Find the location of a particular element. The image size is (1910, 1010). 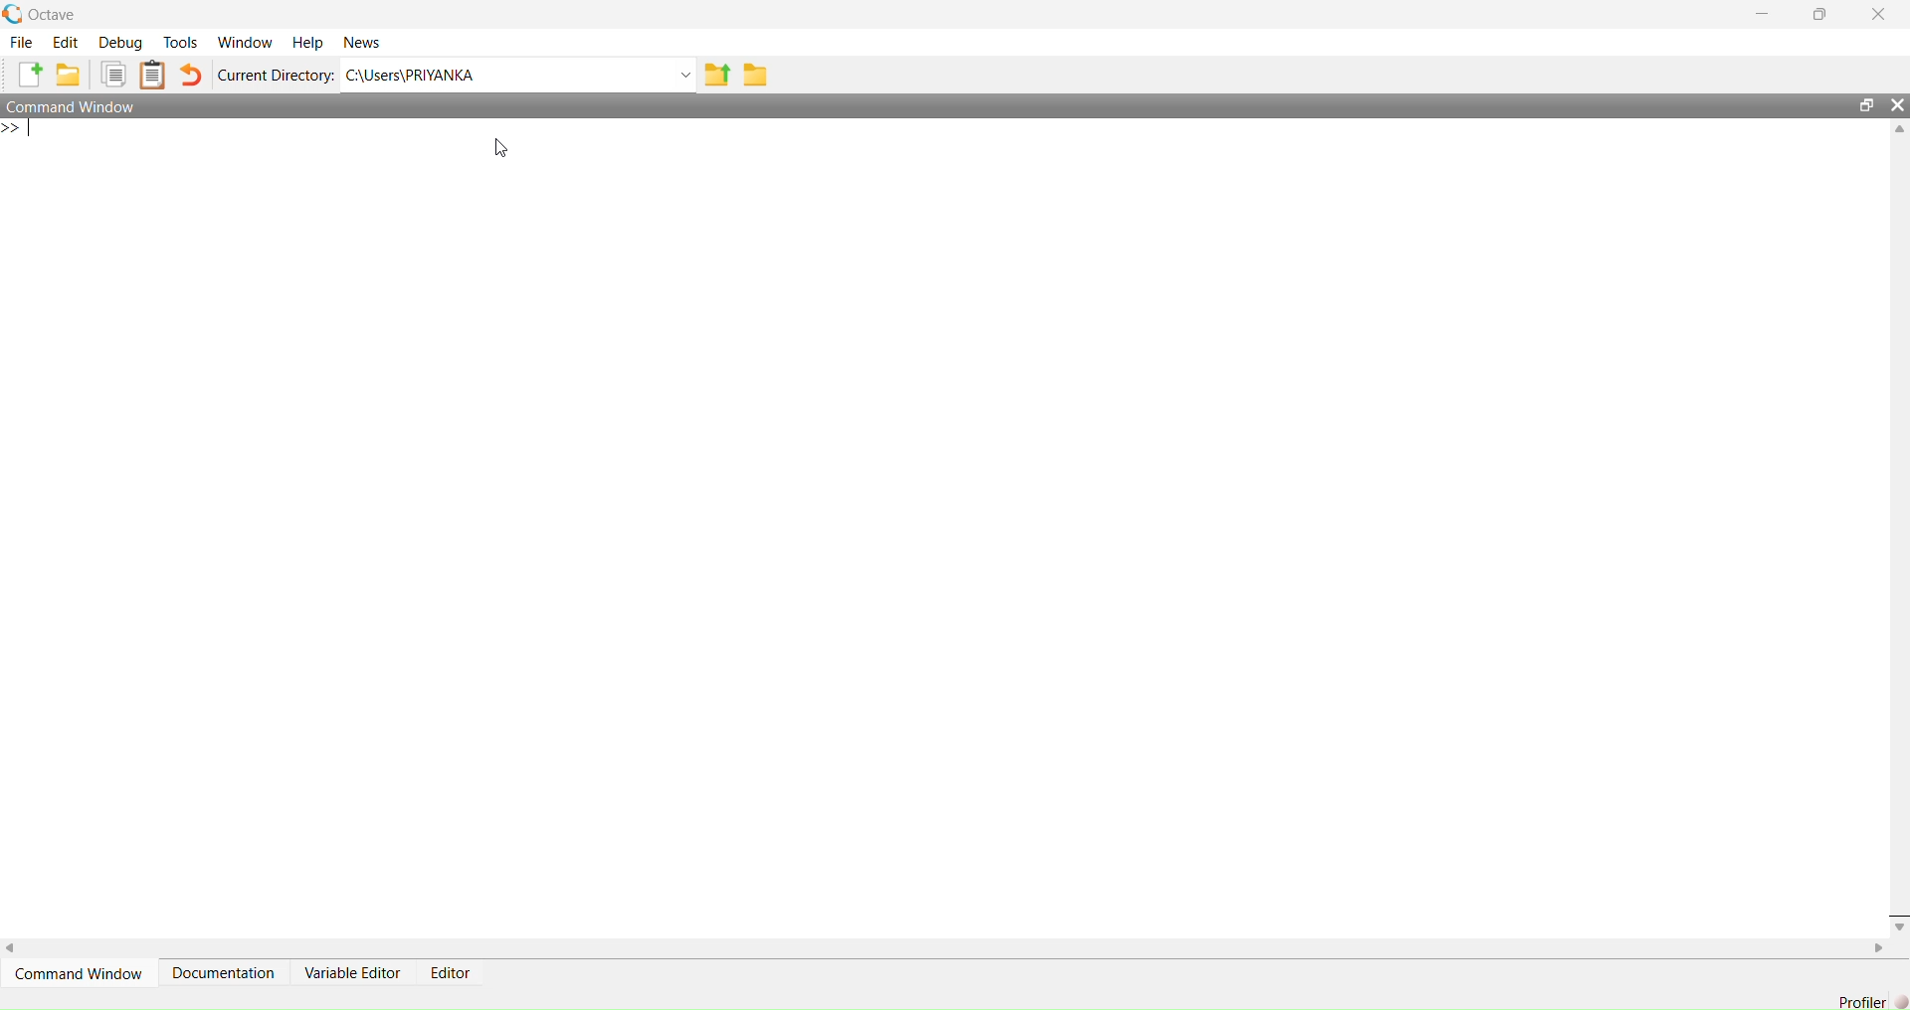

Maximize/Restore is located at coordinates (1822, 16).